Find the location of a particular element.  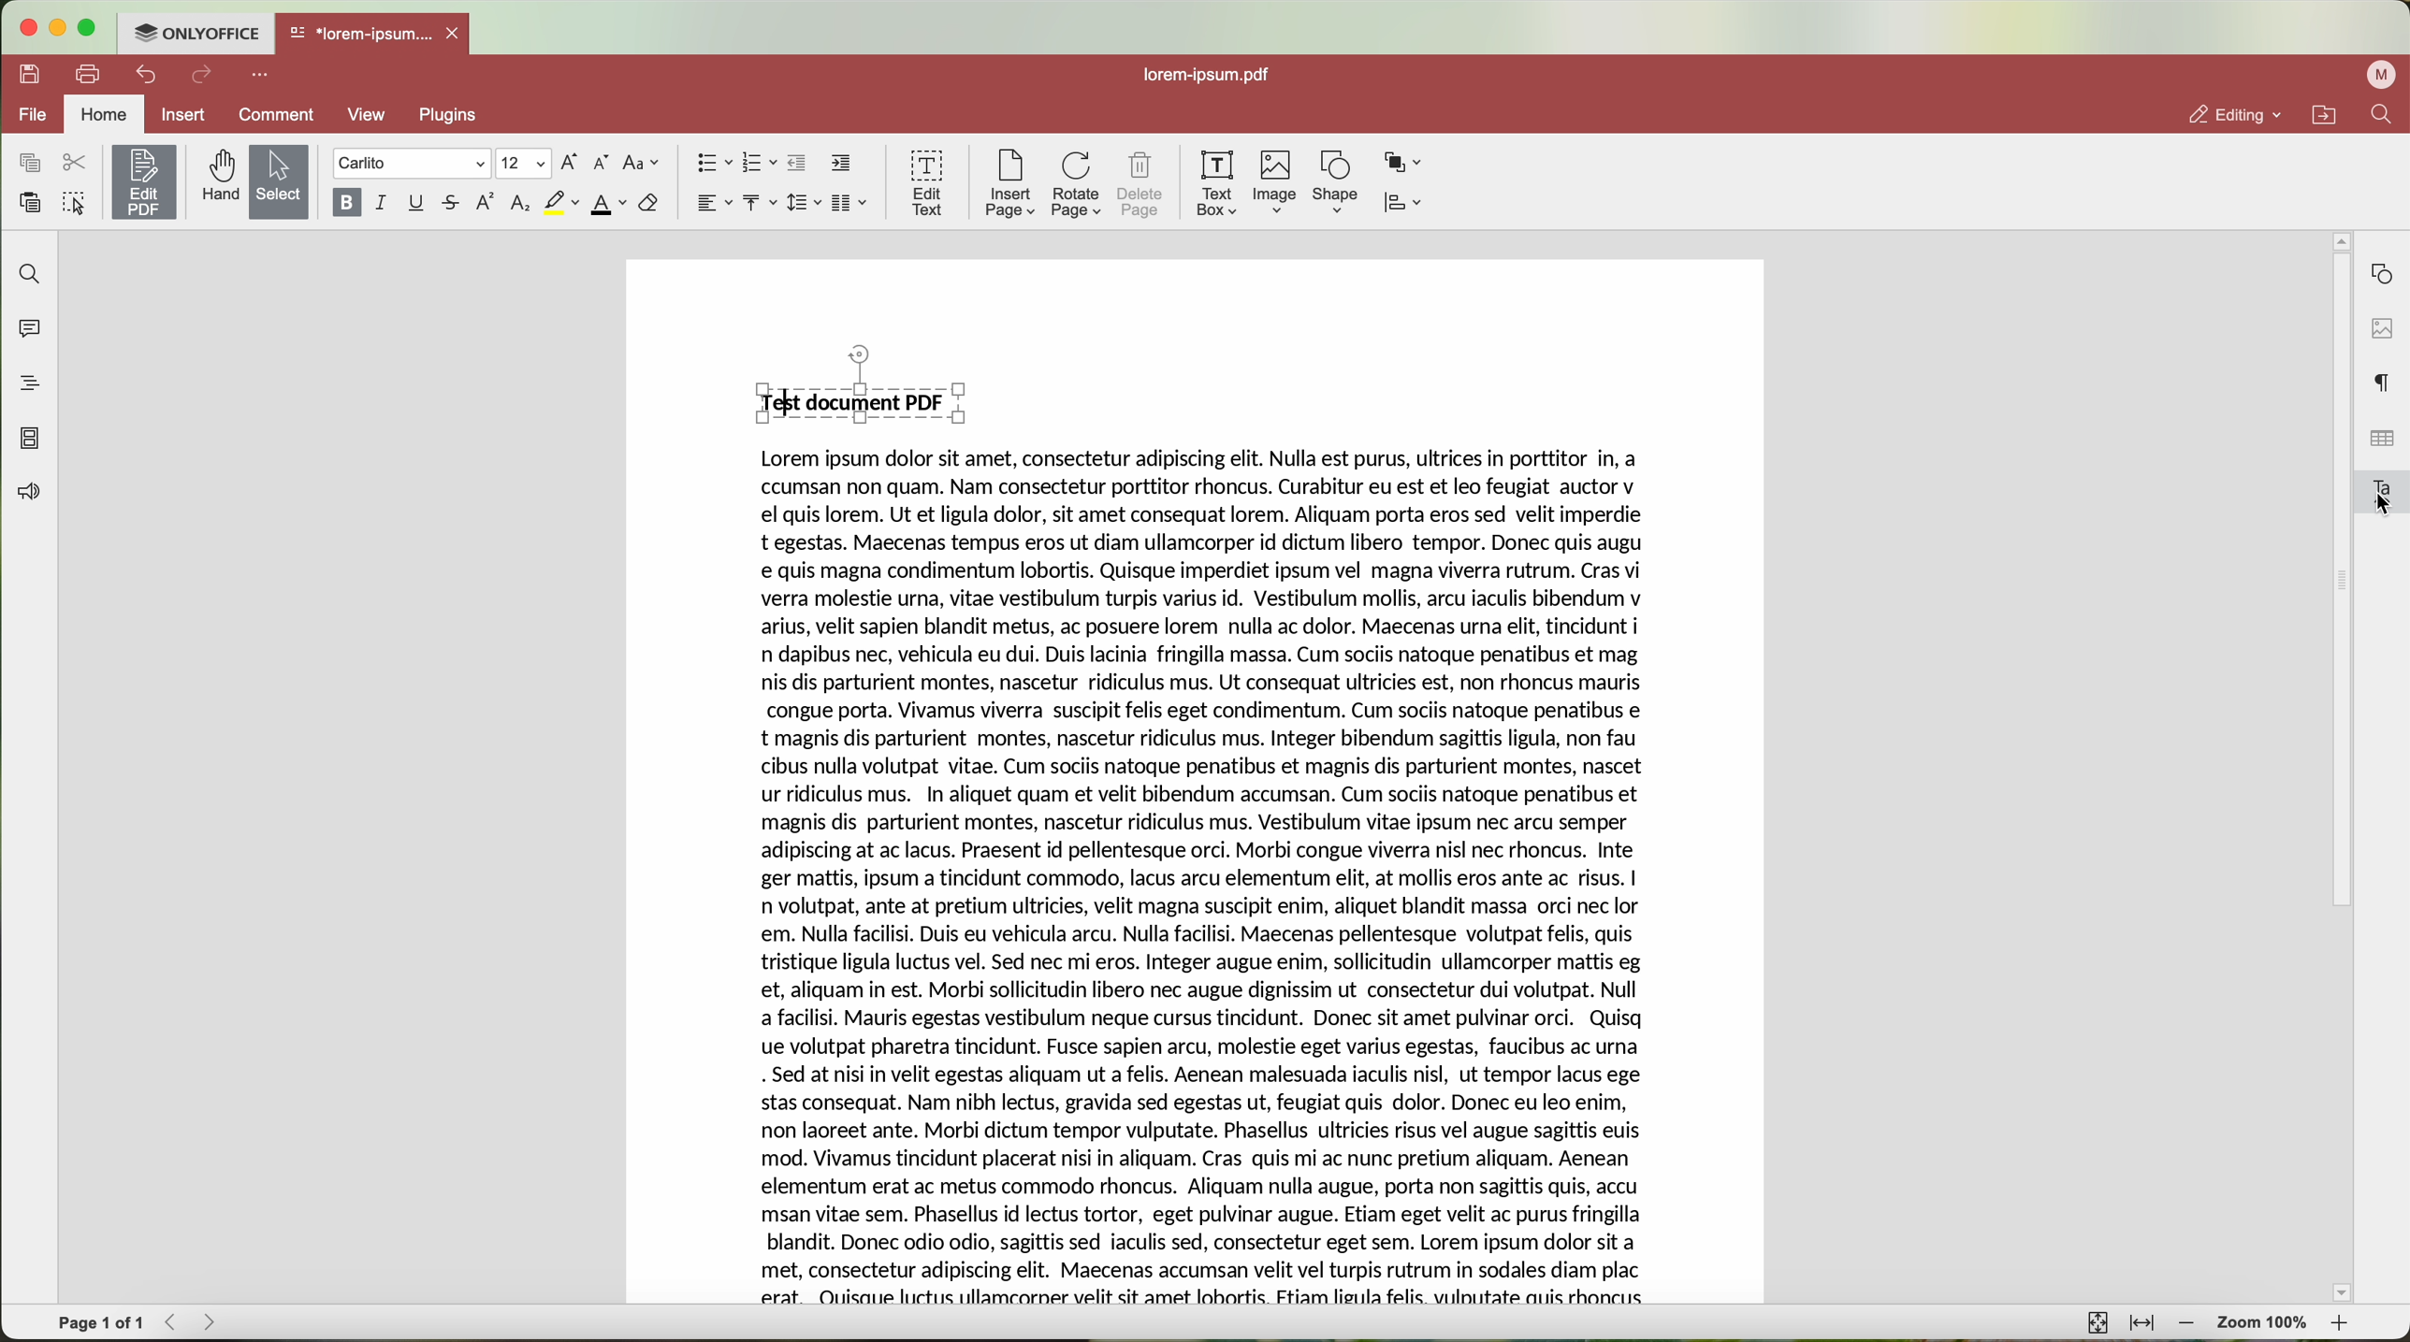

underline is located at coordinates (418, 204).